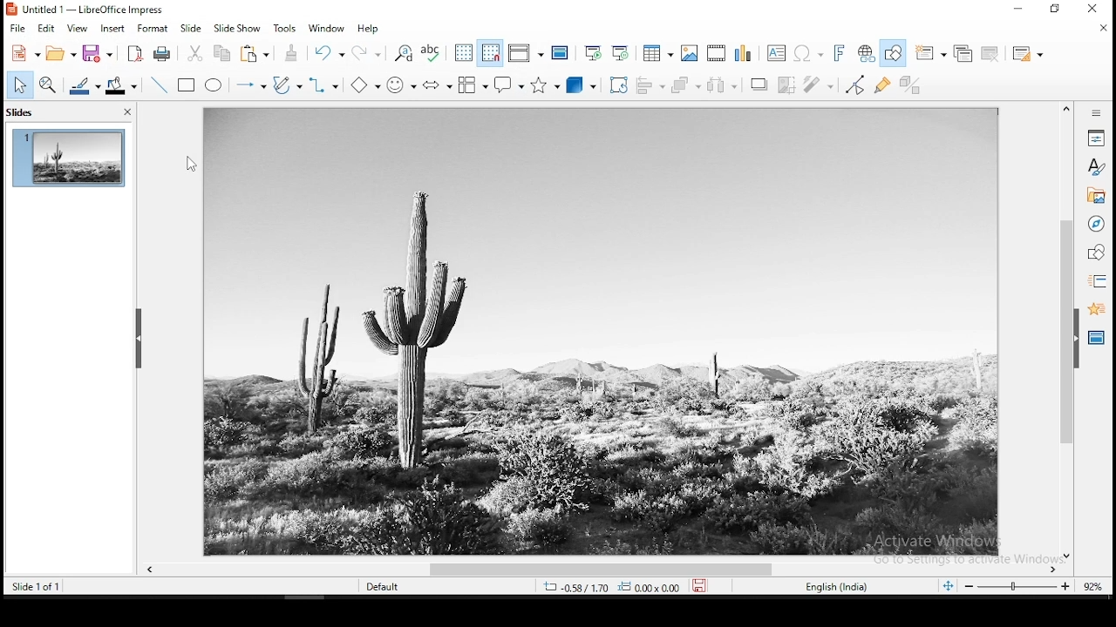 Image resolution: width=1116 pixels, height=627 pixels. I want to click on master slides, so click(1096, 338).